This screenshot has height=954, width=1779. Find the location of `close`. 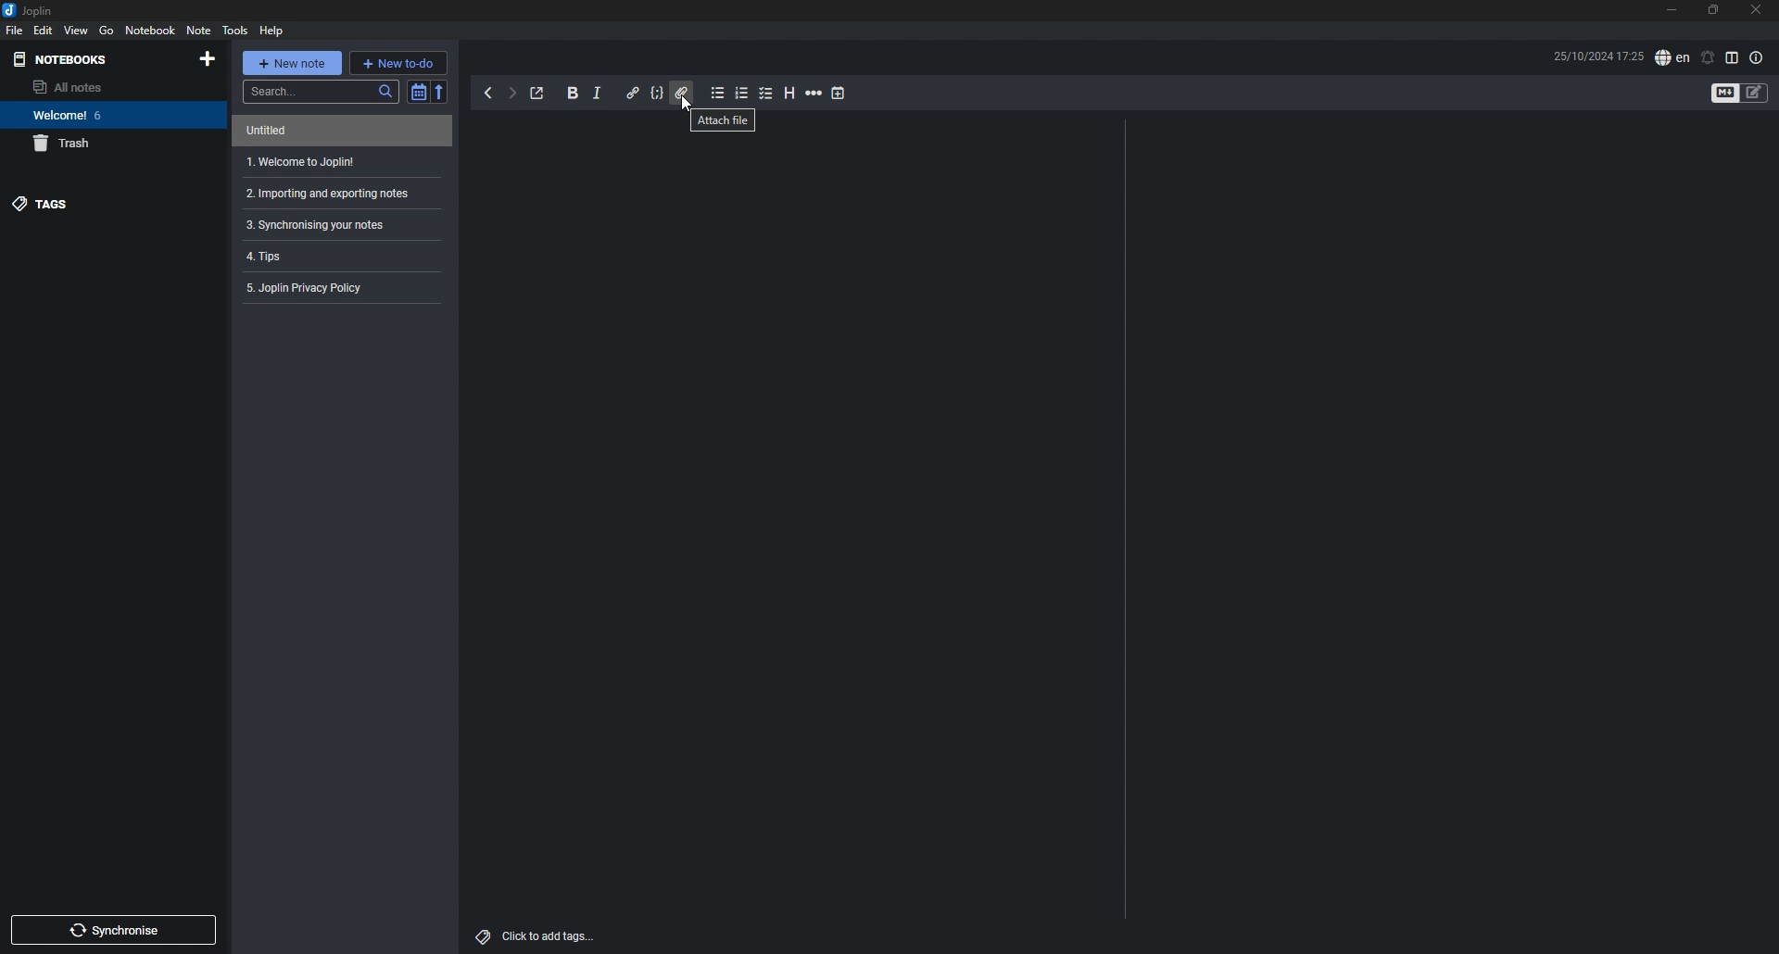

close is located at coordinates (1757, 9).